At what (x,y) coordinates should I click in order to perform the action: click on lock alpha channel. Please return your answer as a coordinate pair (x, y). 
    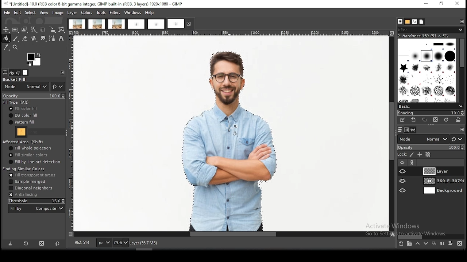
    Looking at the image, I should click on (428, 155).